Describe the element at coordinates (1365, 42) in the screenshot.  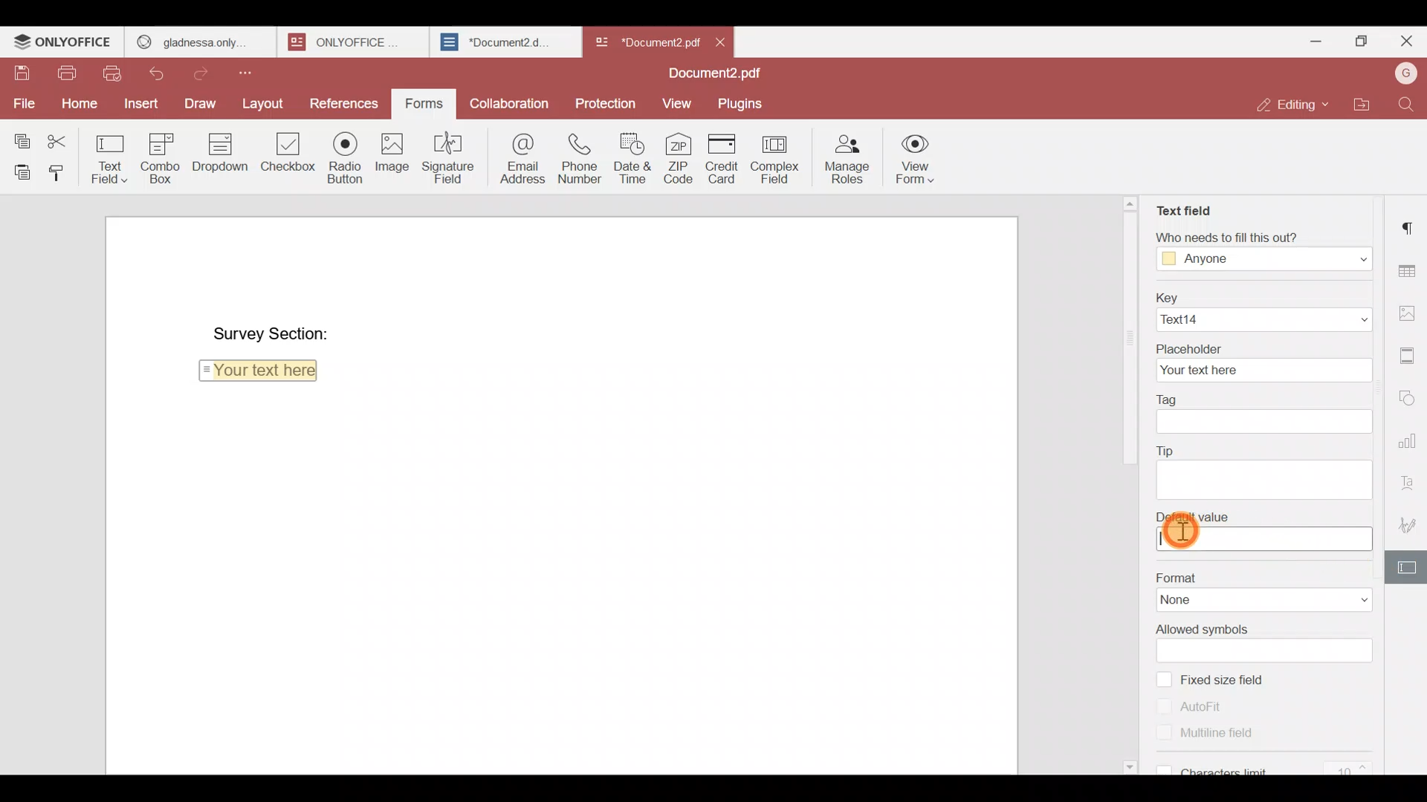
I see `Maximize` at that location.